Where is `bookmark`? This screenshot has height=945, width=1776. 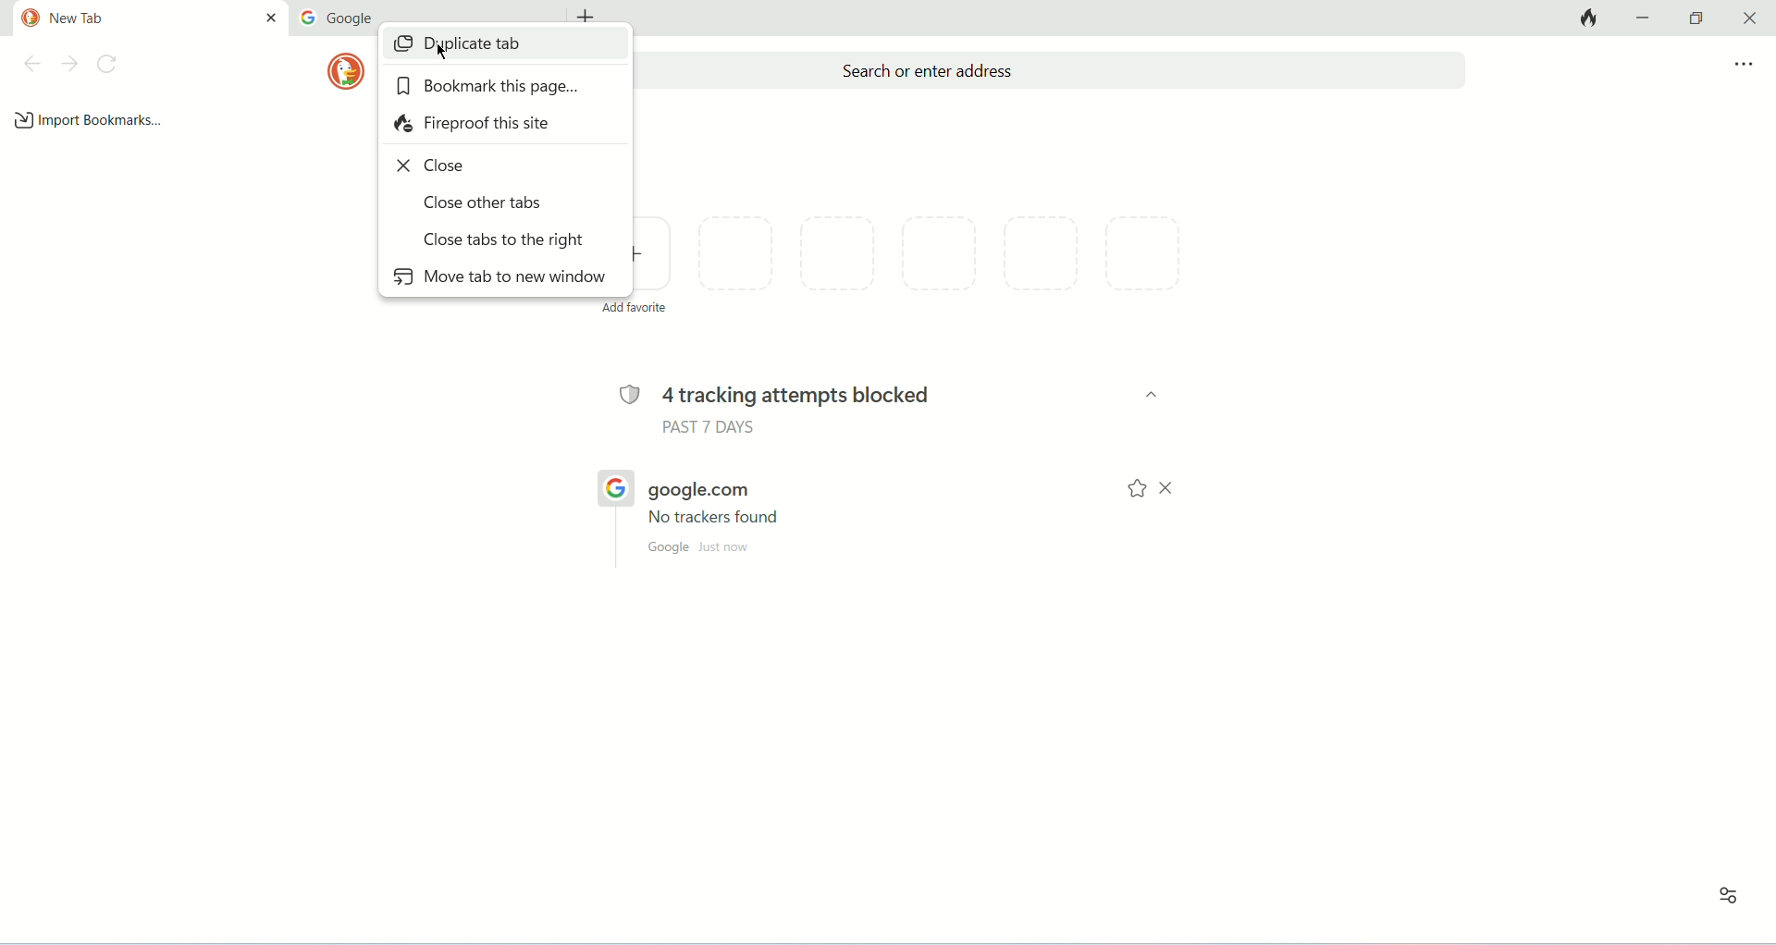
bookmark is located at coordinates (1135, 491).